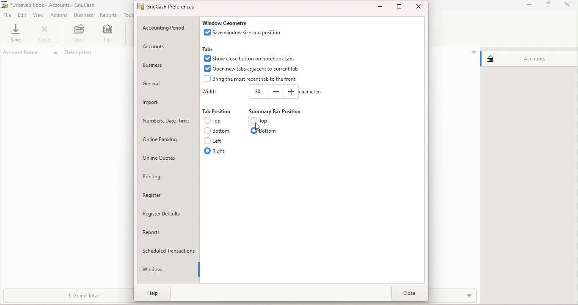 The width and height of the screenshot is (578, 305). Describe the element at coordinates (165, 155) in the screenshot. I see `Online quotes` at that location.